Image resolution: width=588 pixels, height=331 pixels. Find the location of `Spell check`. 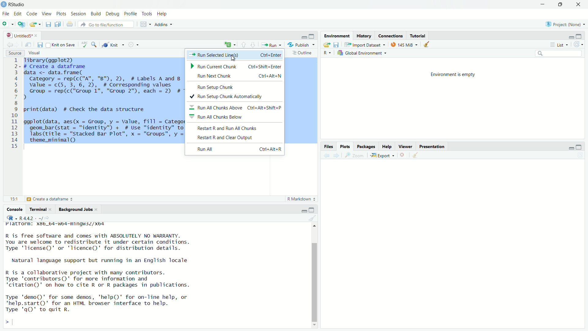

Spell check is located at coordinates (84, 44).